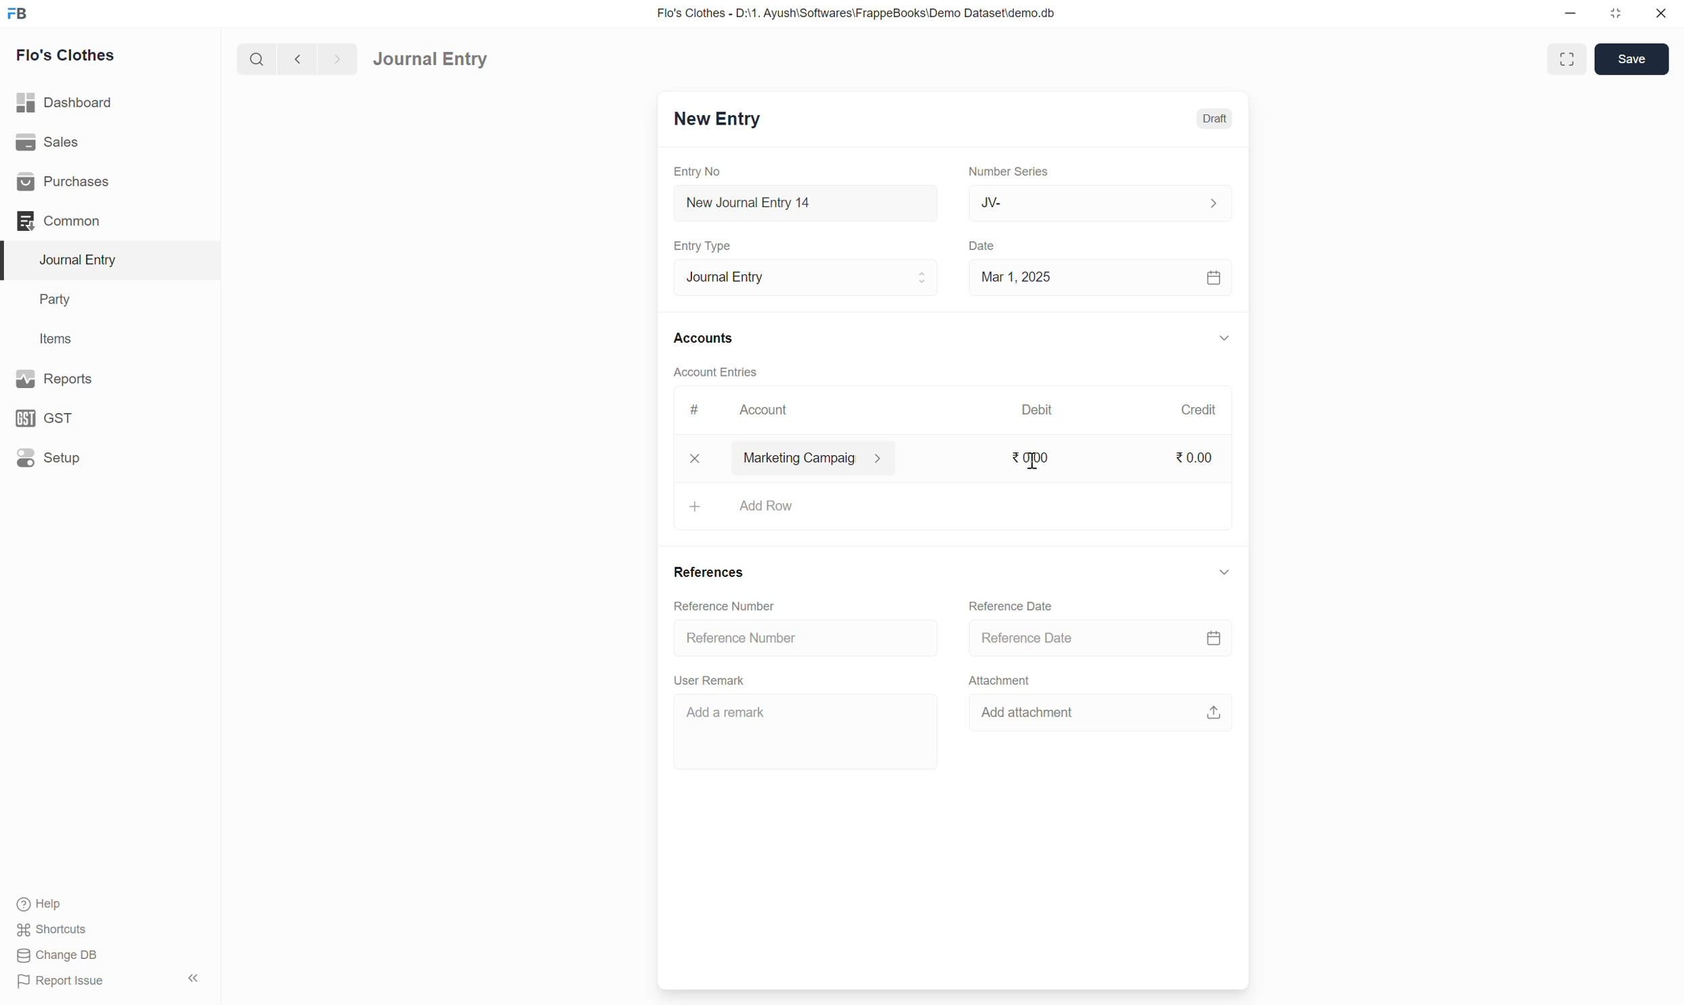 This screenshot has height=1005, width=1684. What do you see at coordinates (695, 410) in the screenshot?
I see `#` at bounding box center [695, 410].